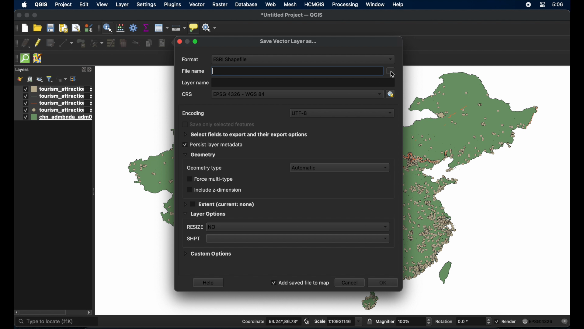 This screenshot has height=329, width=584. Describe the element at coordinates (188, 95) in the screenshot. I see `crs` at that location.